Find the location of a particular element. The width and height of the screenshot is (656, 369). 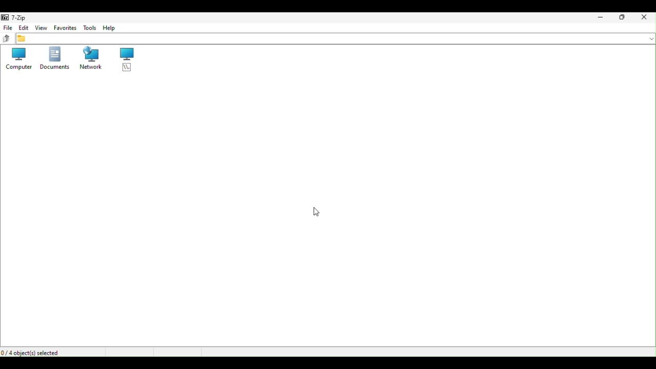

Help is located at coordinates (110, 29).